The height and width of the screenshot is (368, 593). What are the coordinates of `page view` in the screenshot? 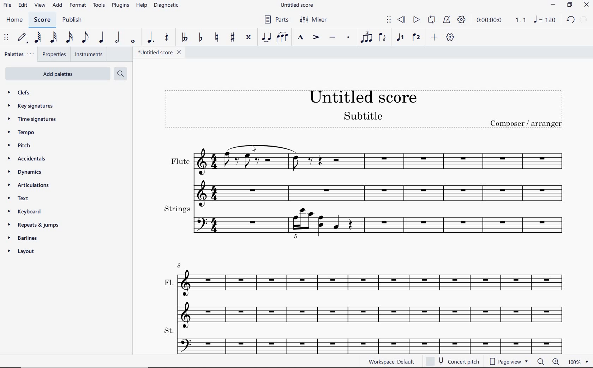 It's located at (510, 361).